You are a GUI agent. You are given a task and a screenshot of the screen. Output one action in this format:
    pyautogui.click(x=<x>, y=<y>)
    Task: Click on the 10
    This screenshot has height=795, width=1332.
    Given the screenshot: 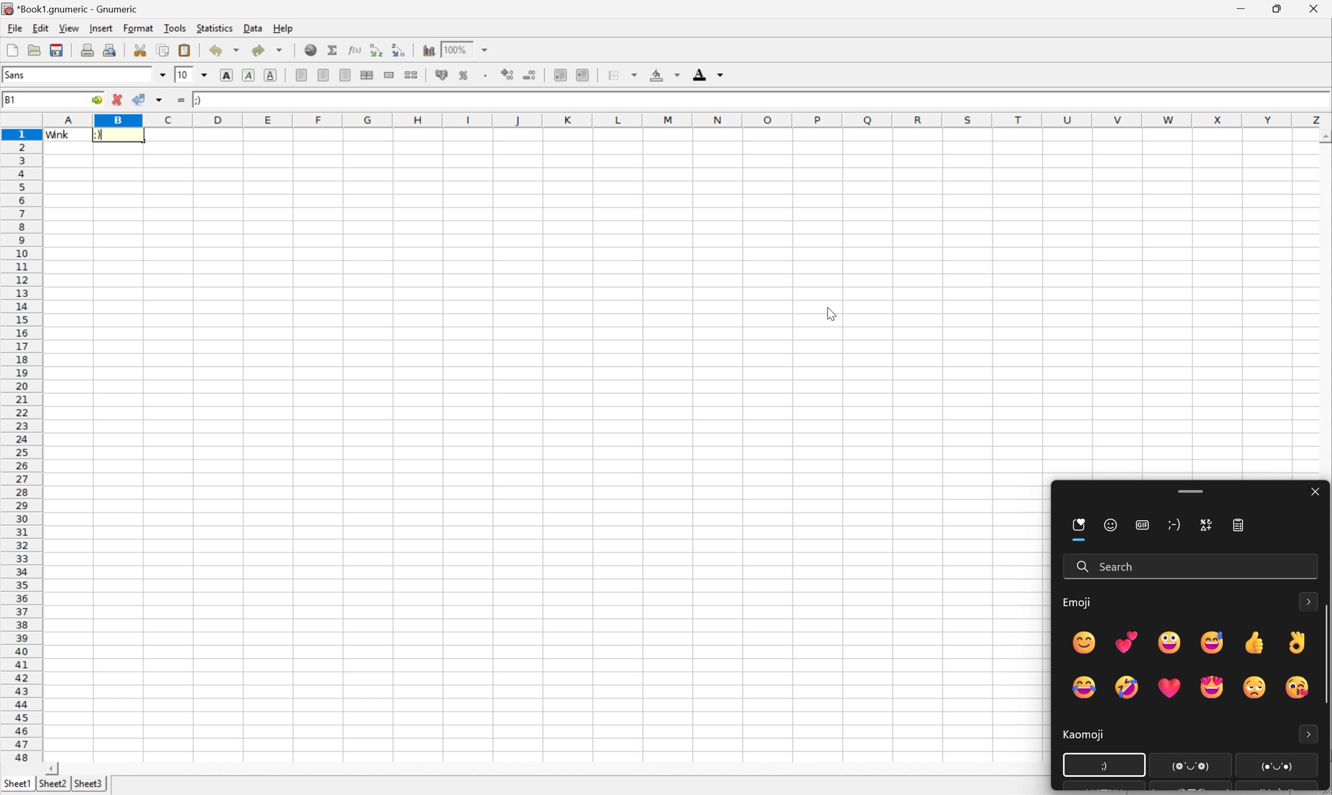 What is the action you would take?
    pyautogui.click(x=185, y=74)
    